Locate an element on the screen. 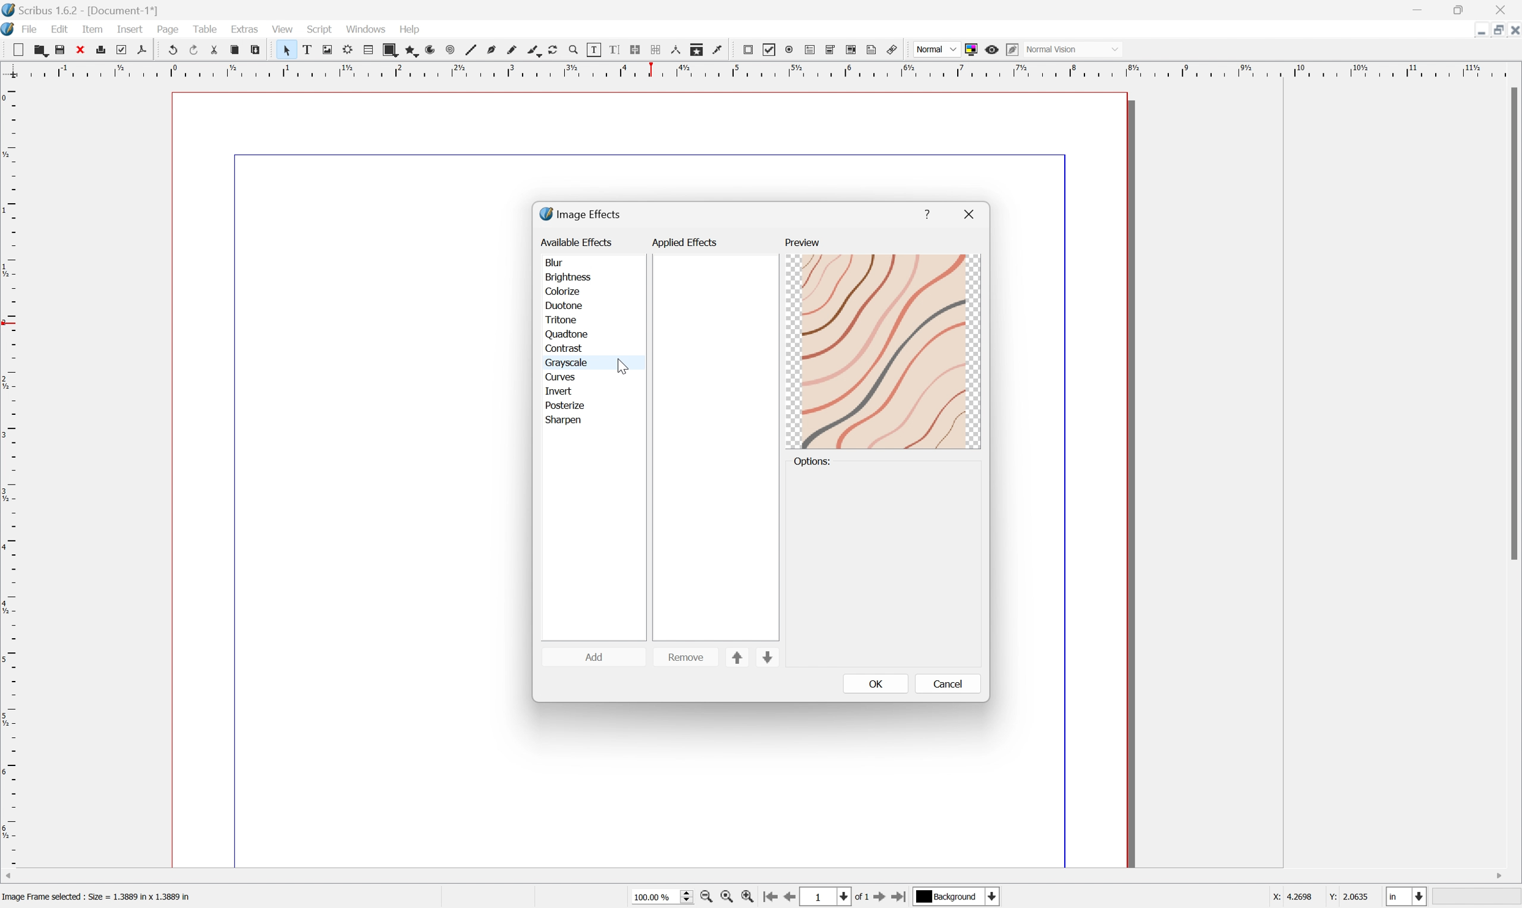 The width and height of the screenshot is (1522, 908). Line is located at coordinates (475, 51).